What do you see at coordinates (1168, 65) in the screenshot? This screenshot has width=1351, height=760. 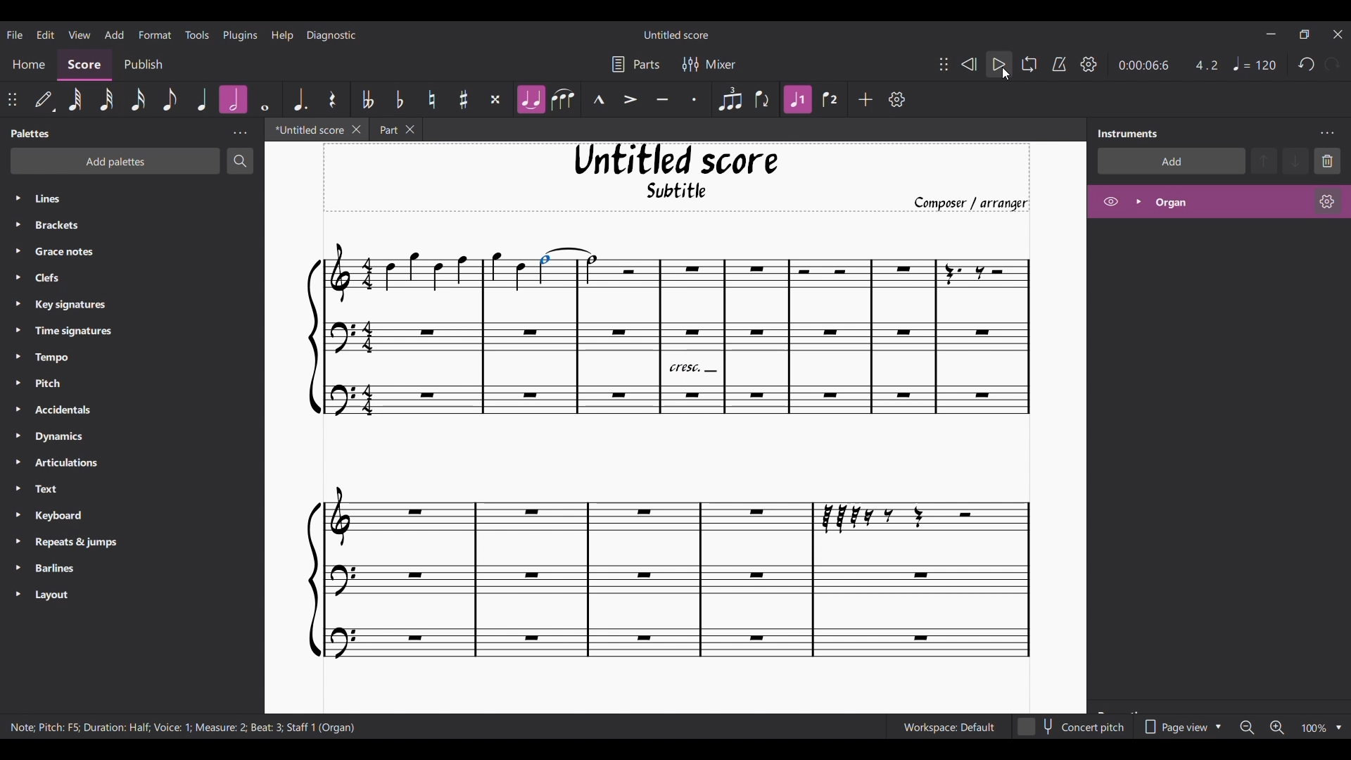 I see `Current duration and ratio` at bounding box center [1168, 65].